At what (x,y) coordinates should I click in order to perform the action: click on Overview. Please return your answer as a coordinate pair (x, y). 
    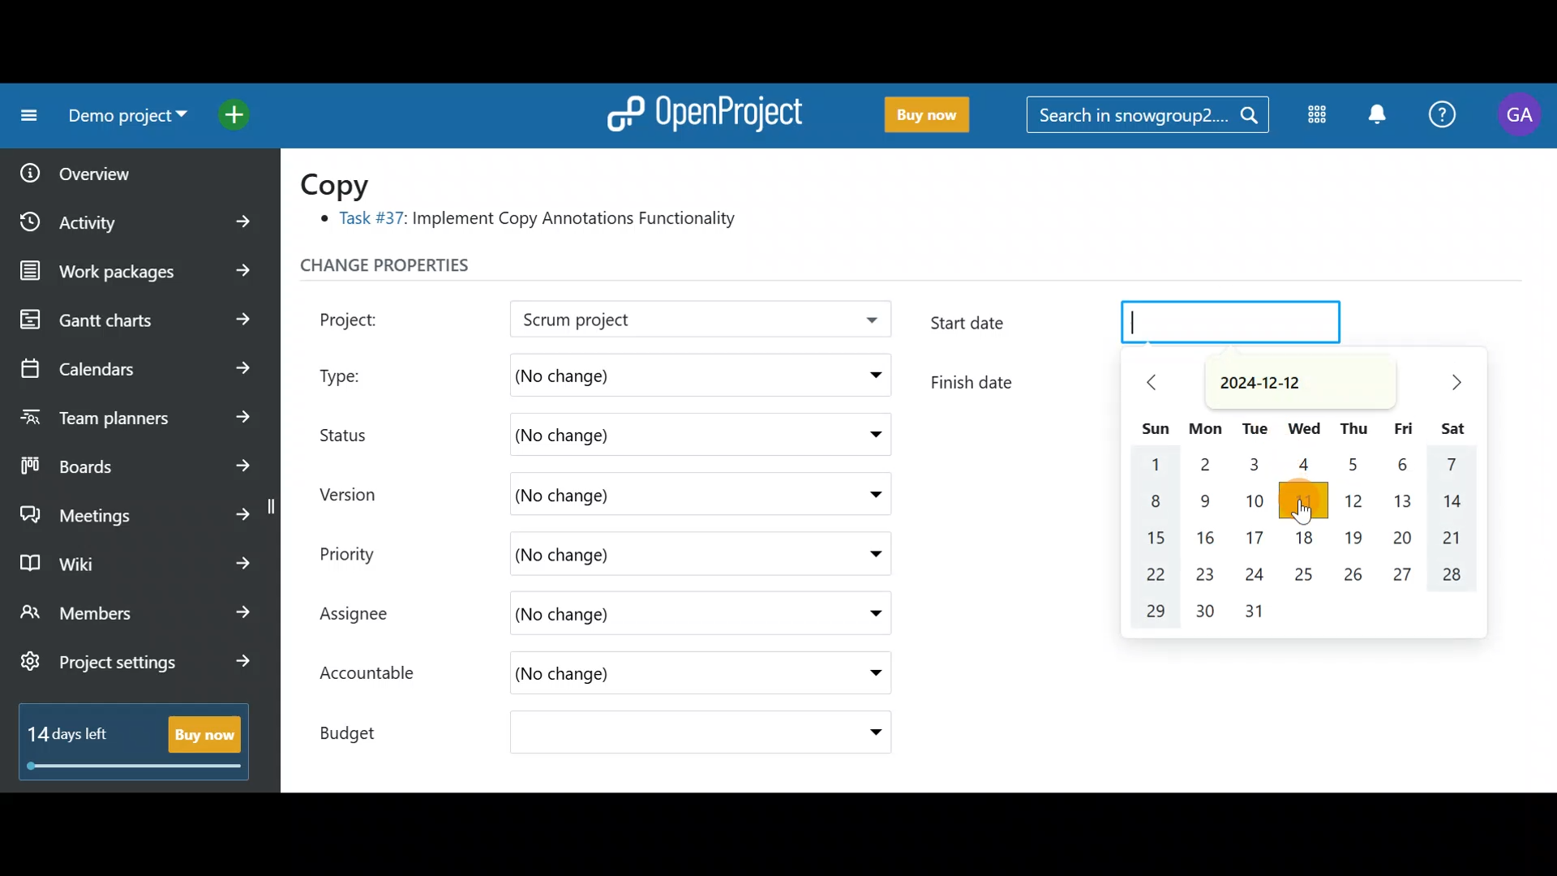
    Looking at the image, I should click on (122, 168).